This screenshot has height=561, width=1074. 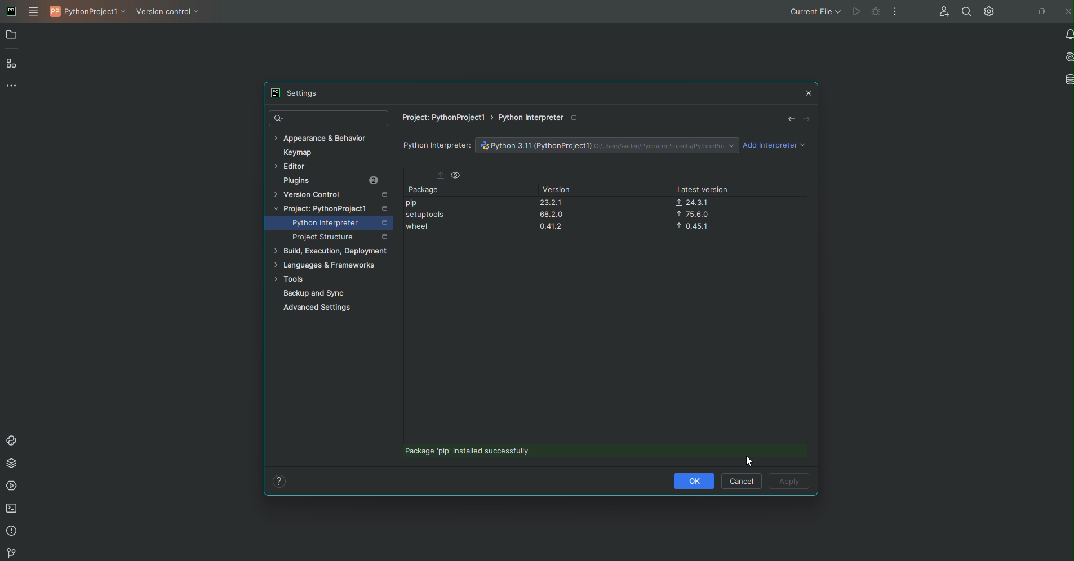 What do you see at coordinates (605, 145) in the screenshot?
I see `File name` at bounding box center [605, 145].